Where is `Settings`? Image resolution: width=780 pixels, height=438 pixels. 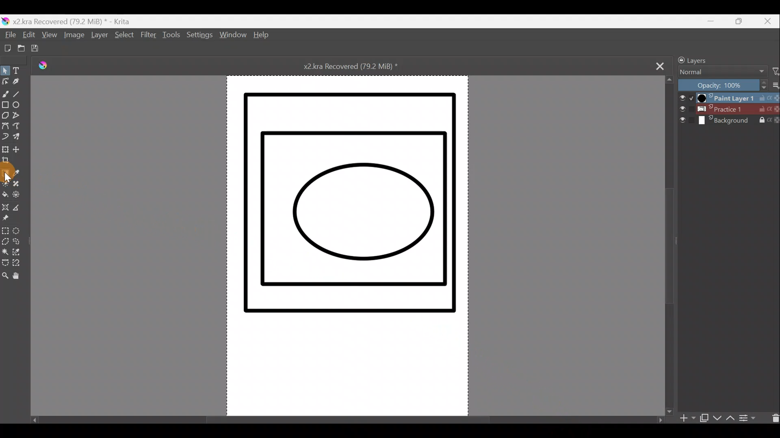 Settings is located at coordinates (200, 37).